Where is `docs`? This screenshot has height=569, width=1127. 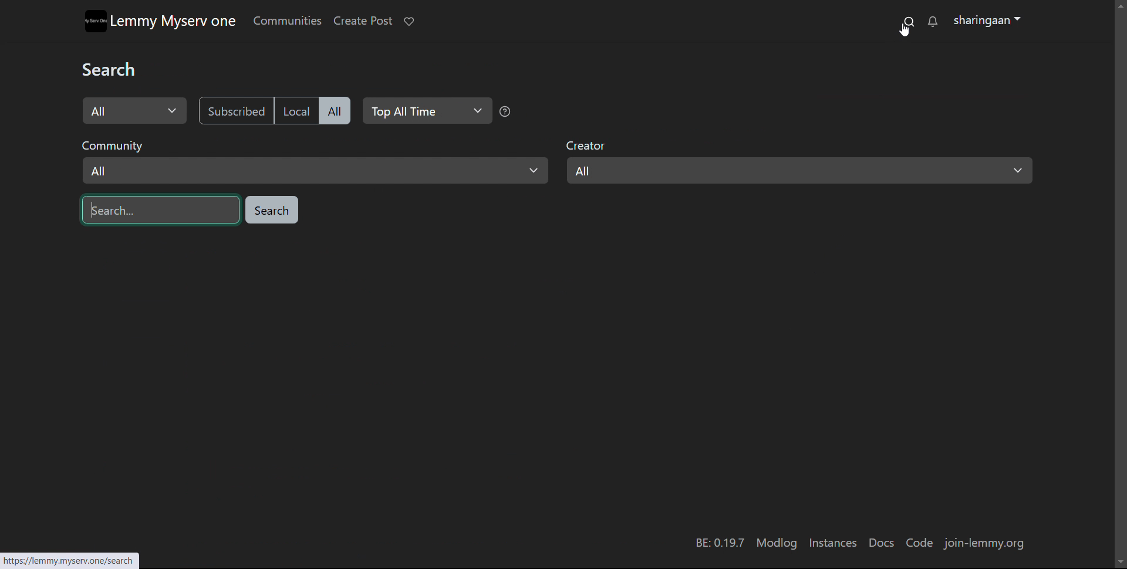 docs is located at coordinates (881, 543).